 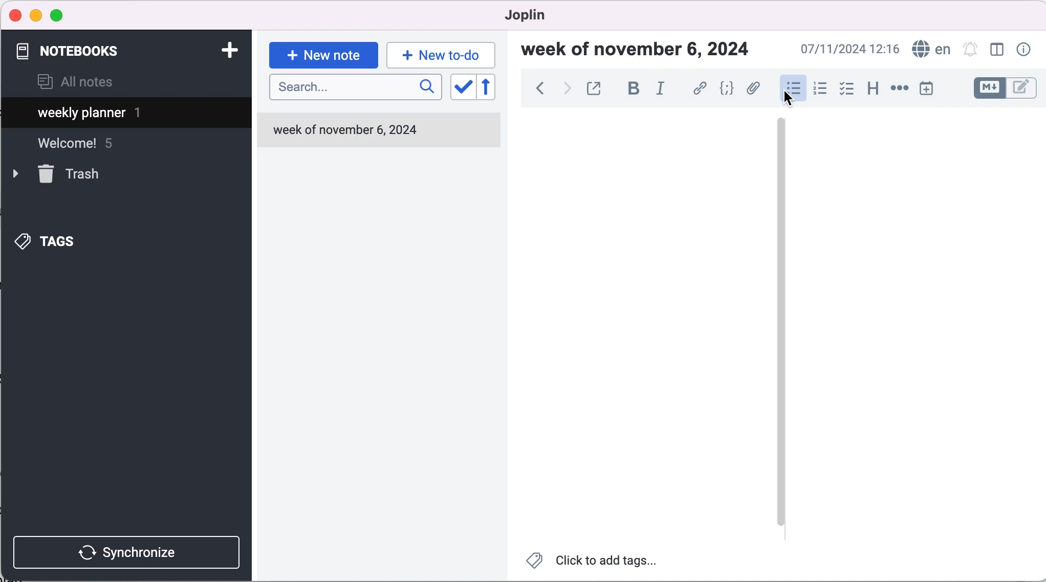 I want to click on trash, so click(x=72, y=174).